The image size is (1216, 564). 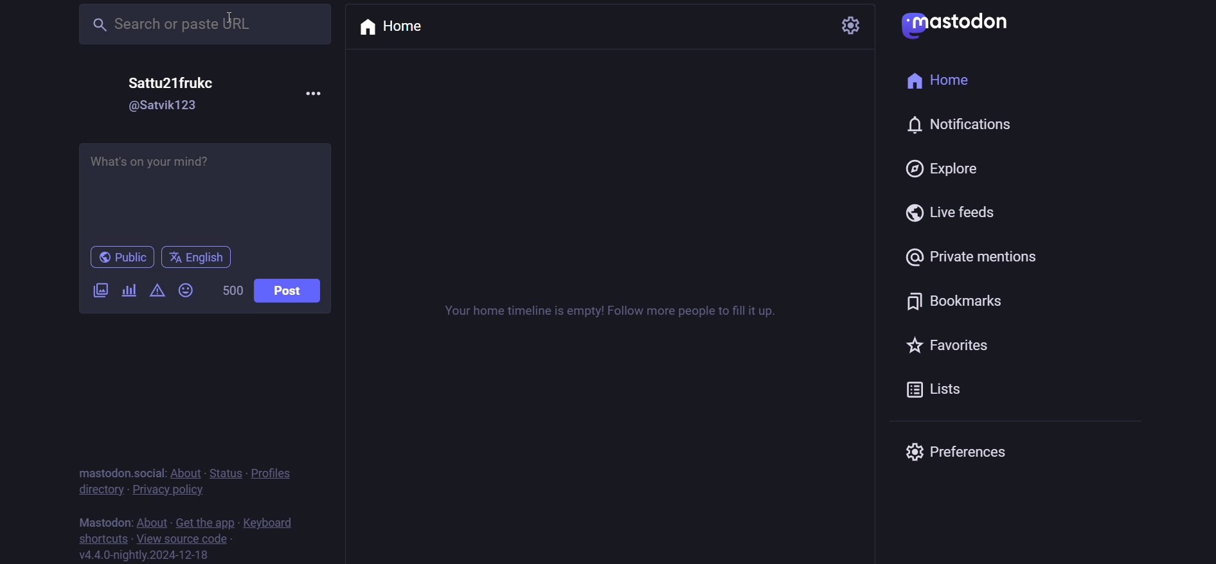 What do you see at coordinates (184, 538) in the screenshot?
I see `source code` at bounding box center [184, 538].